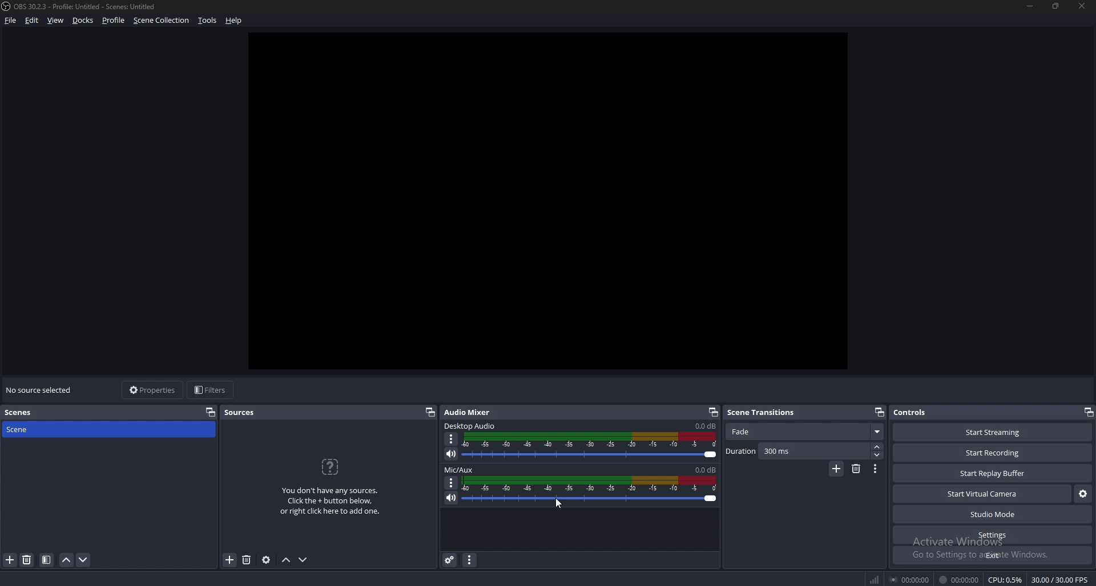 The width and height of the screenshot is (1096, 586). What do you see at coordinates (329, 466) in the screenshot?
I see `icon` at bounding box center [329, 466].